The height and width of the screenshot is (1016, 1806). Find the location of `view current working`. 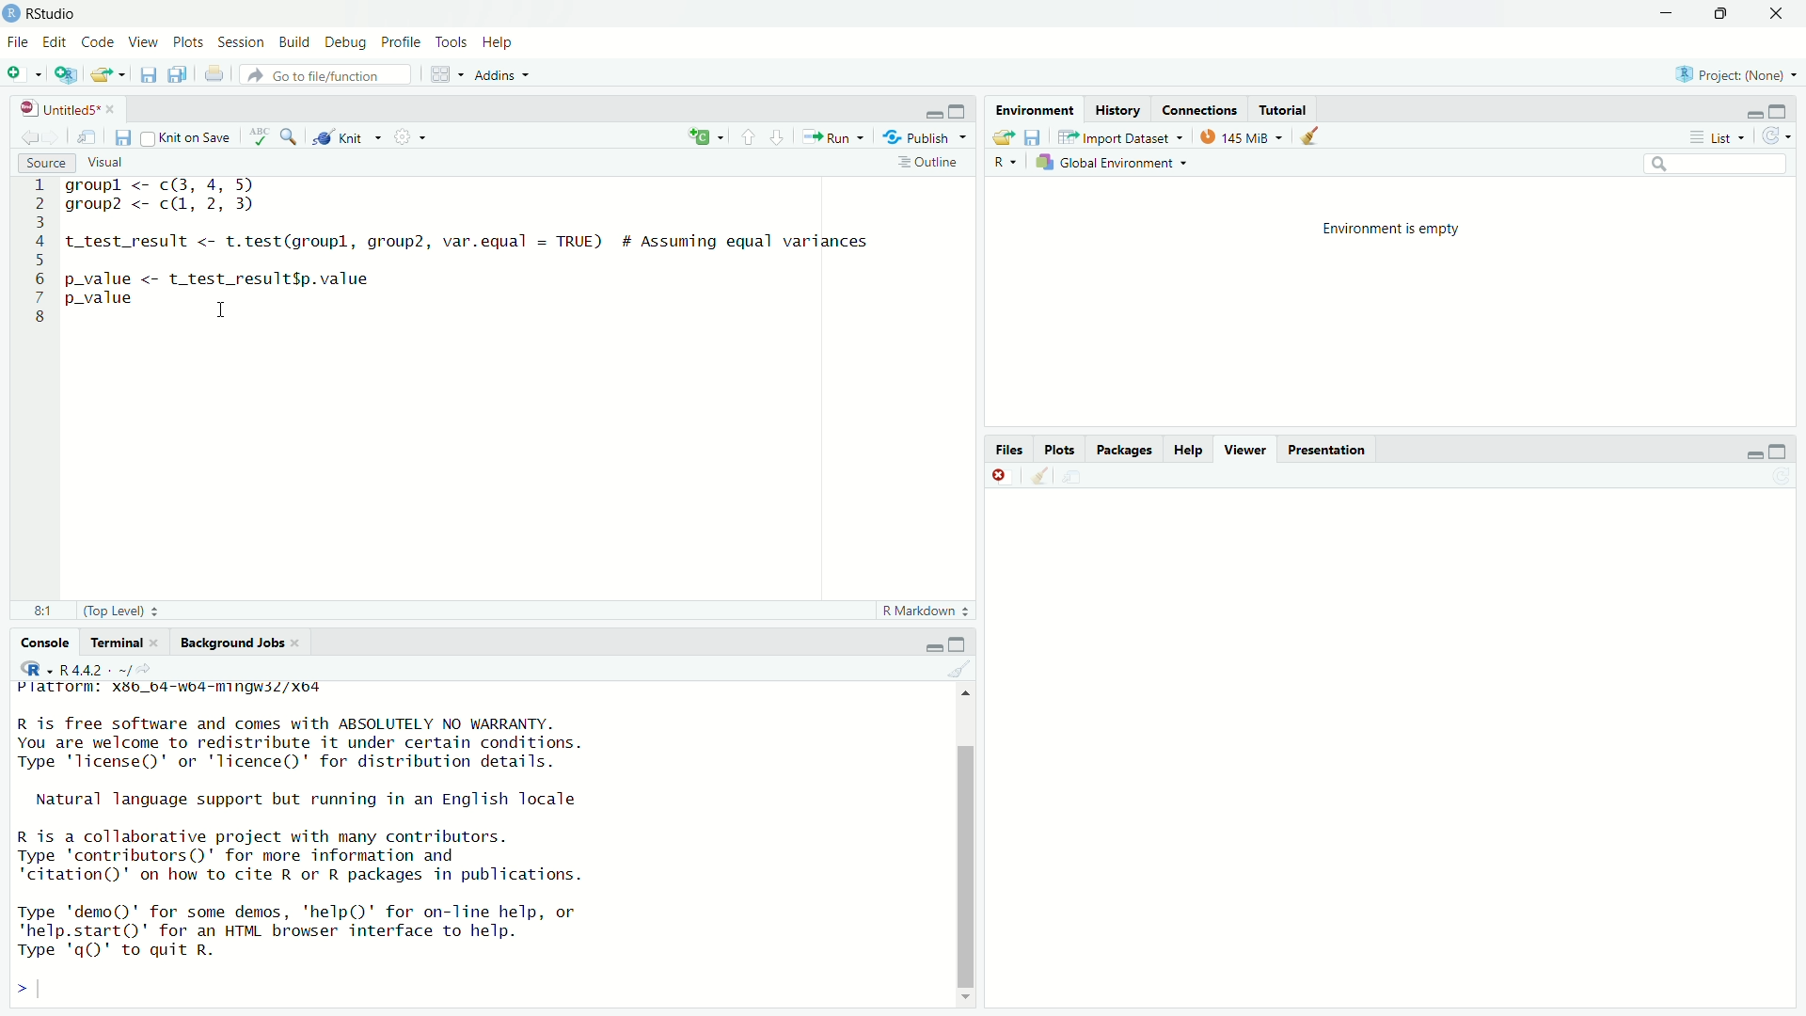

view current working is located at coordinates (149, 669).